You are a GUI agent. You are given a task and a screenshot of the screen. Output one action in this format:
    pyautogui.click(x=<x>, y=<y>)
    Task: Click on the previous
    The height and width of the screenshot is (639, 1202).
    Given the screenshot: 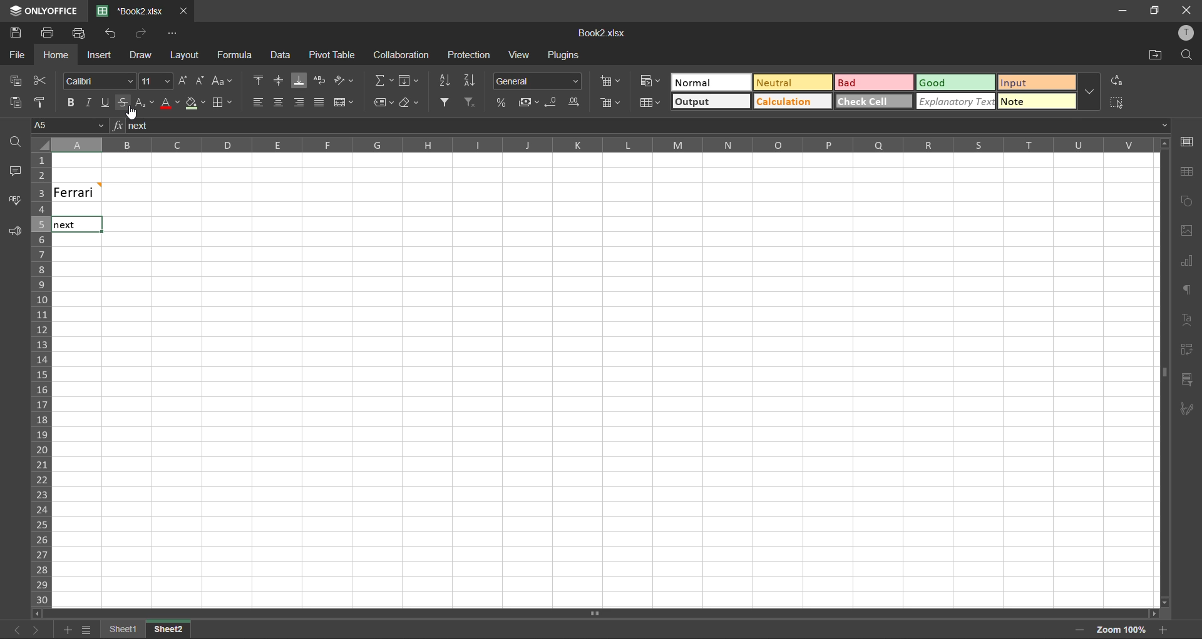 What is the action you would take?
    pyautogui.click(x=12, y=630)
    